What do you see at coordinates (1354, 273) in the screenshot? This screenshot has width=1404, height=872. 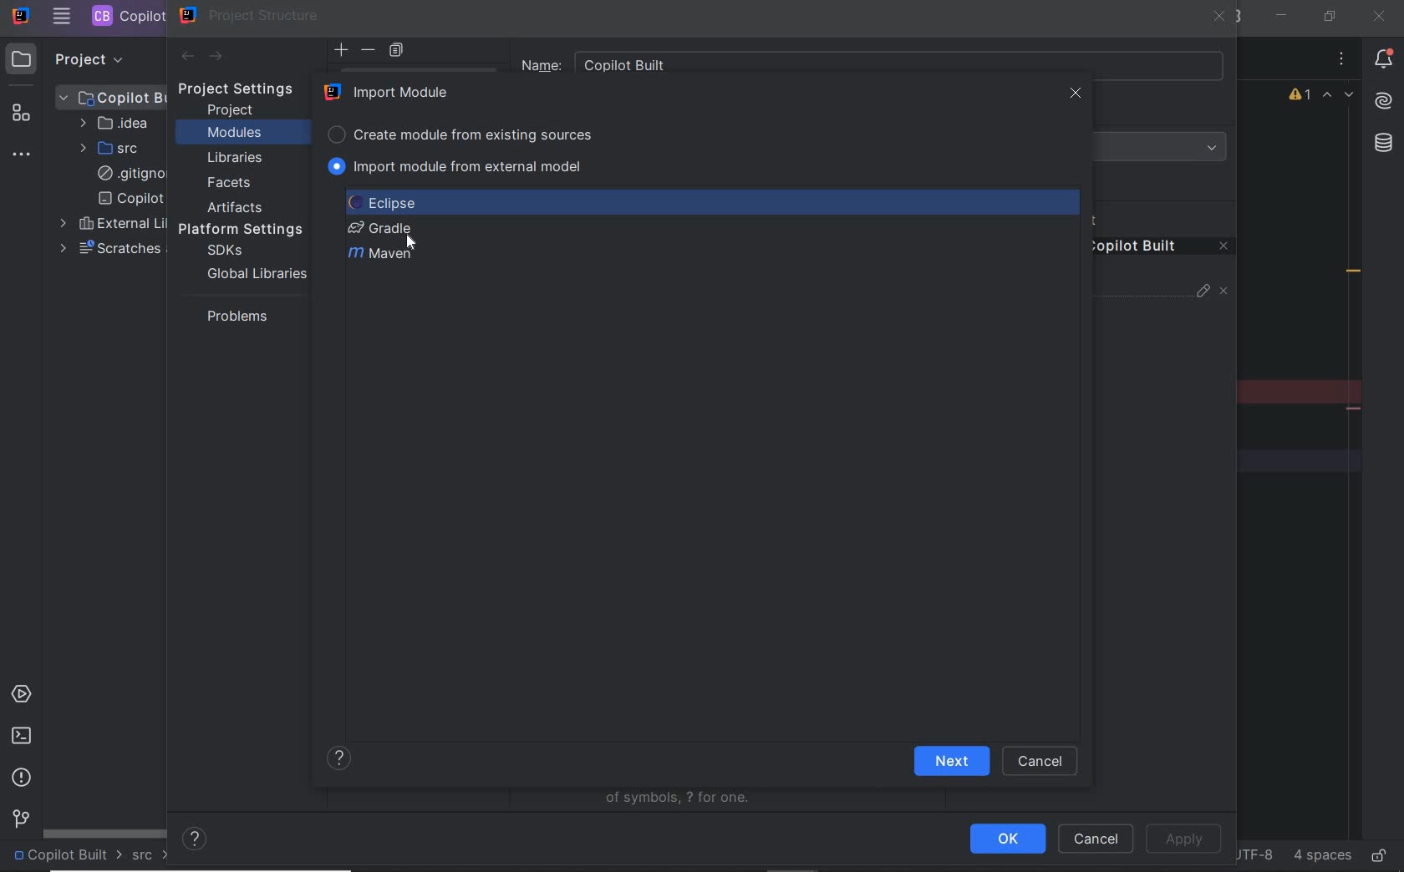 I see `redundant call` at bounding box center [1354, 273].